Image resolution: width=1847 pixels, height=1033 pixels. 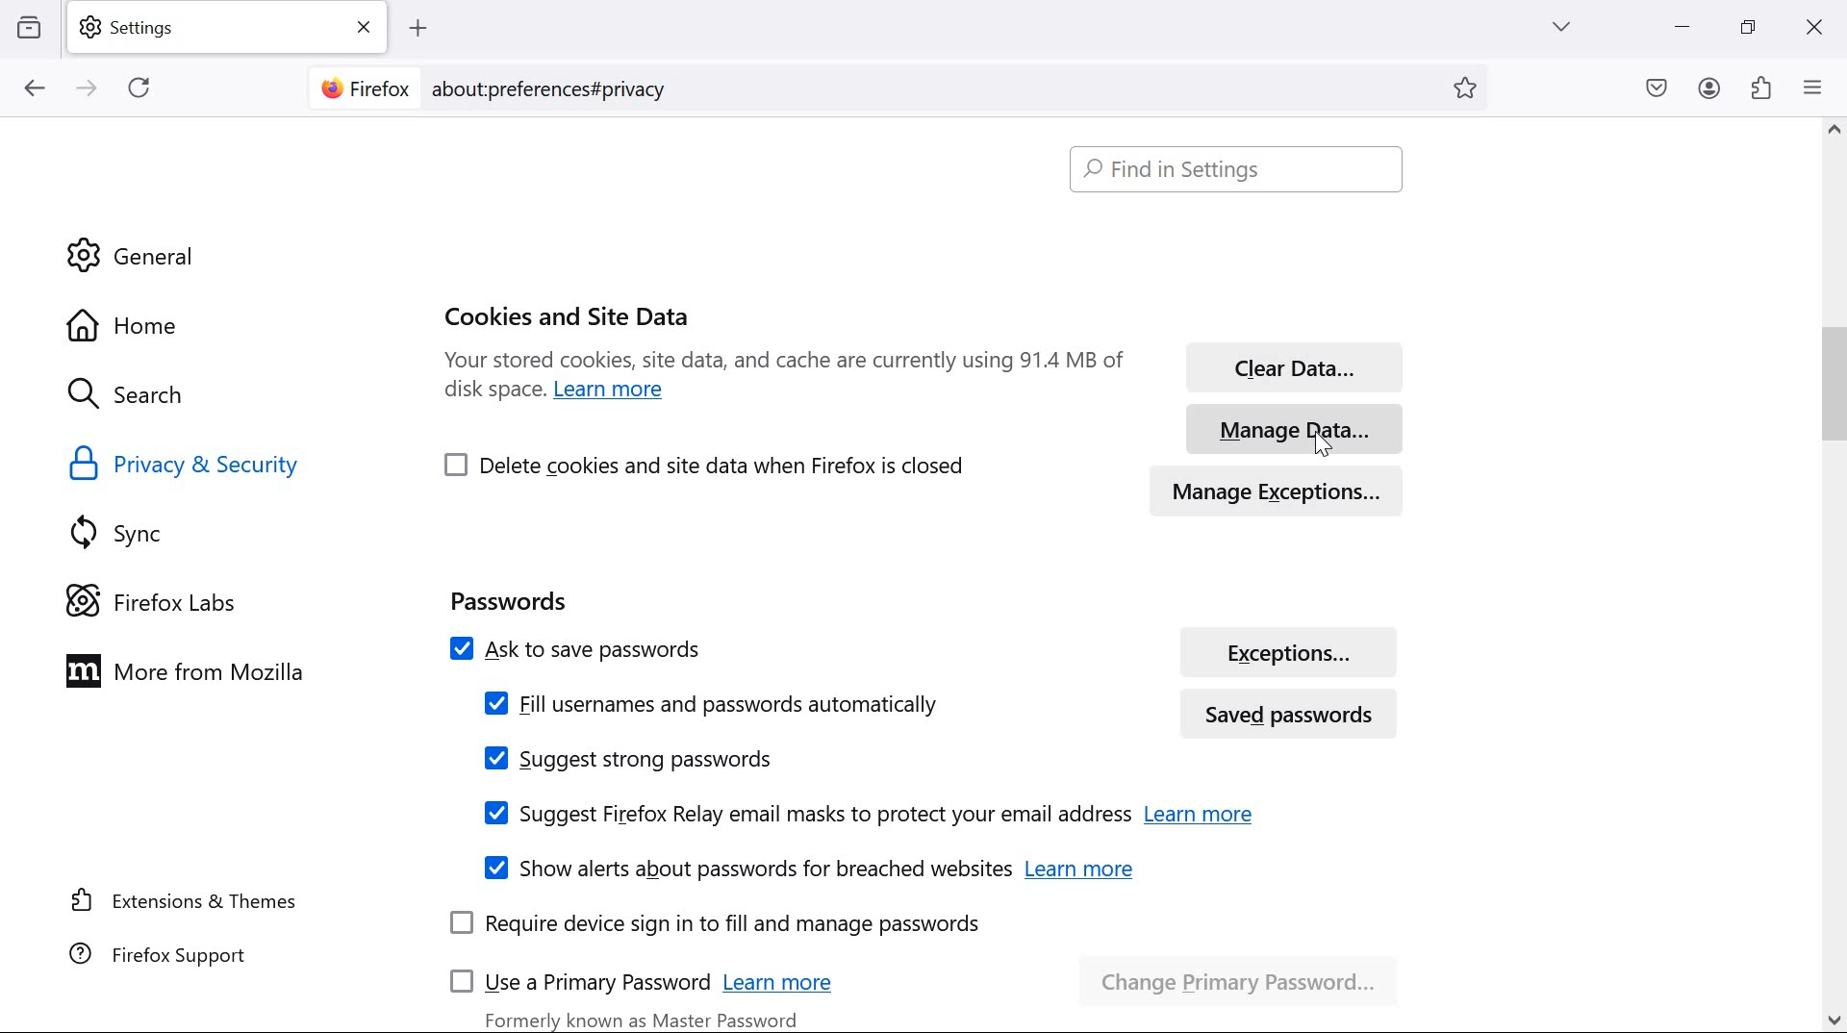 I want to click on General, so click(x=137, y=255).